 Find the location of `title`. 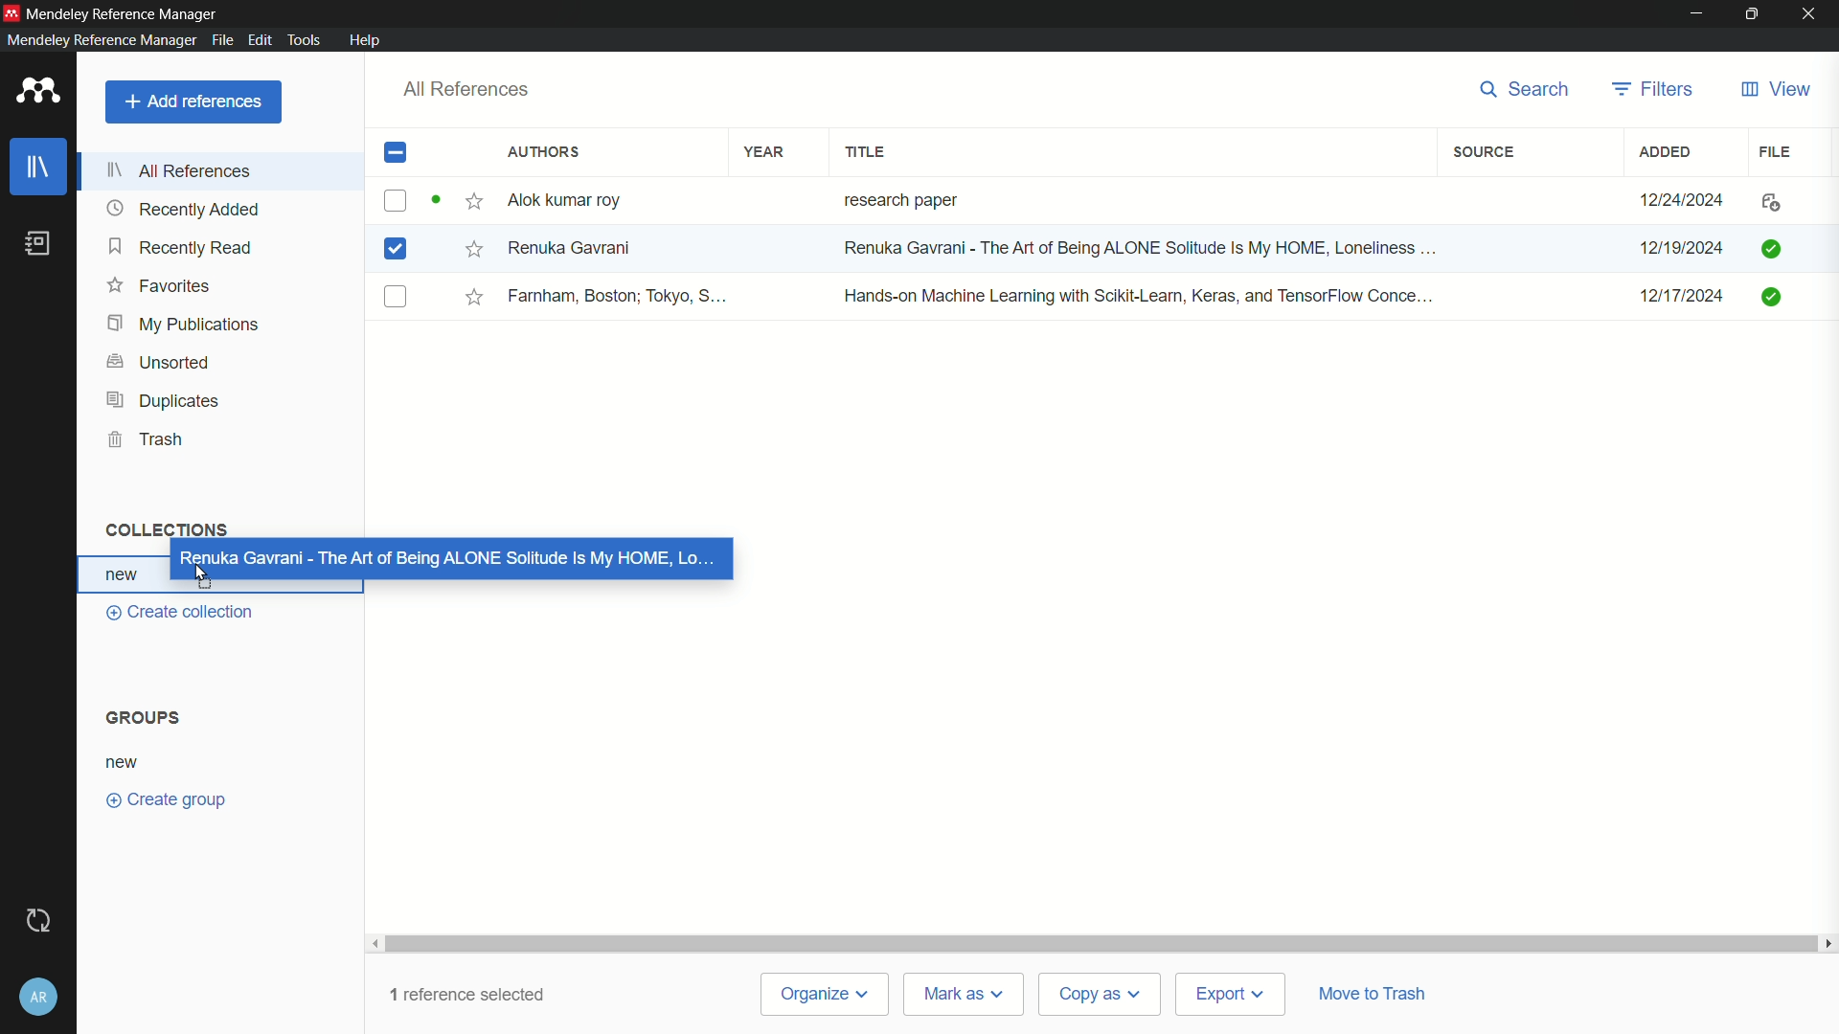

title is located at coordinates (868, 152).